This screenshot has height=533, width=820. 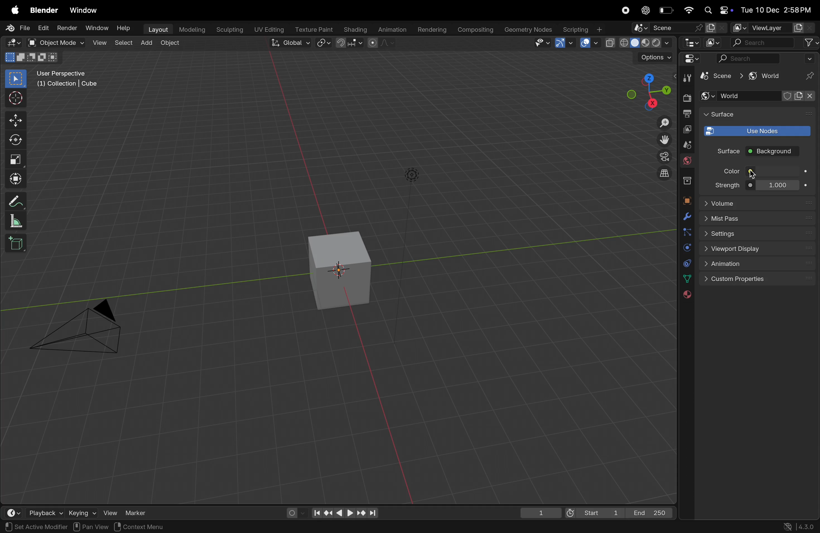 What do you see at coordinates (17, 159) in the screenshot?
I see `scale` at bounding box center [17, 159].